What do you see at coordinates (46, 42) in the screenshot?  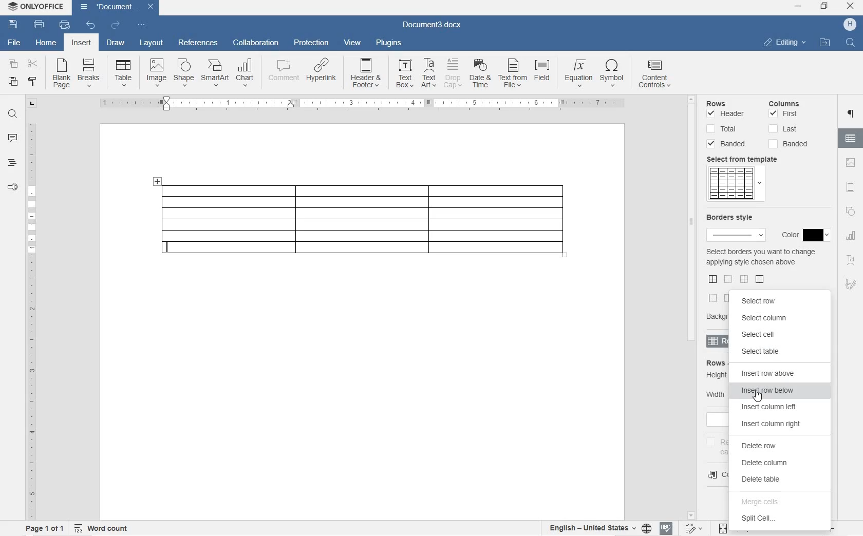 I see `HOME` at bounding box center [46, 42].